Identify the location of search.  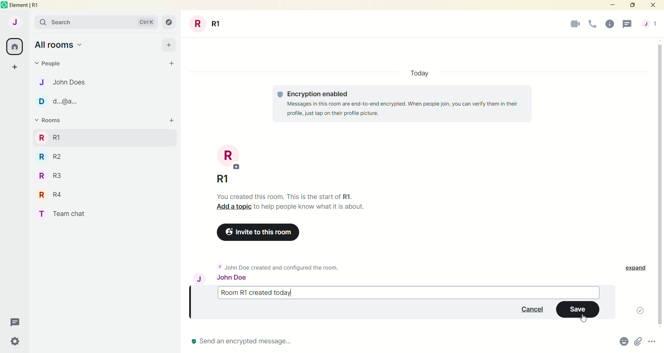
(98, 23).